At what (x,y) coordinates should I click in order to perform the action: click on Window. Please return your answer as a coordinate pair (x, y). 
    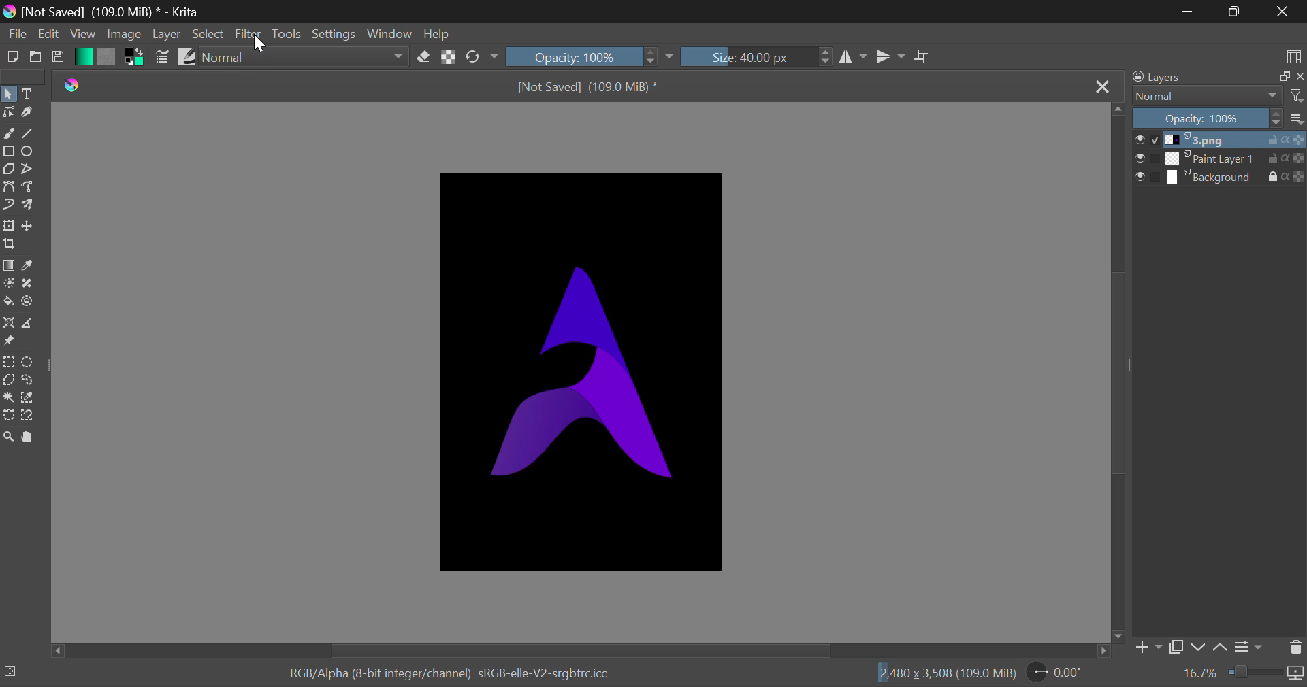
    Looking at the image, I should click on (389, 33).